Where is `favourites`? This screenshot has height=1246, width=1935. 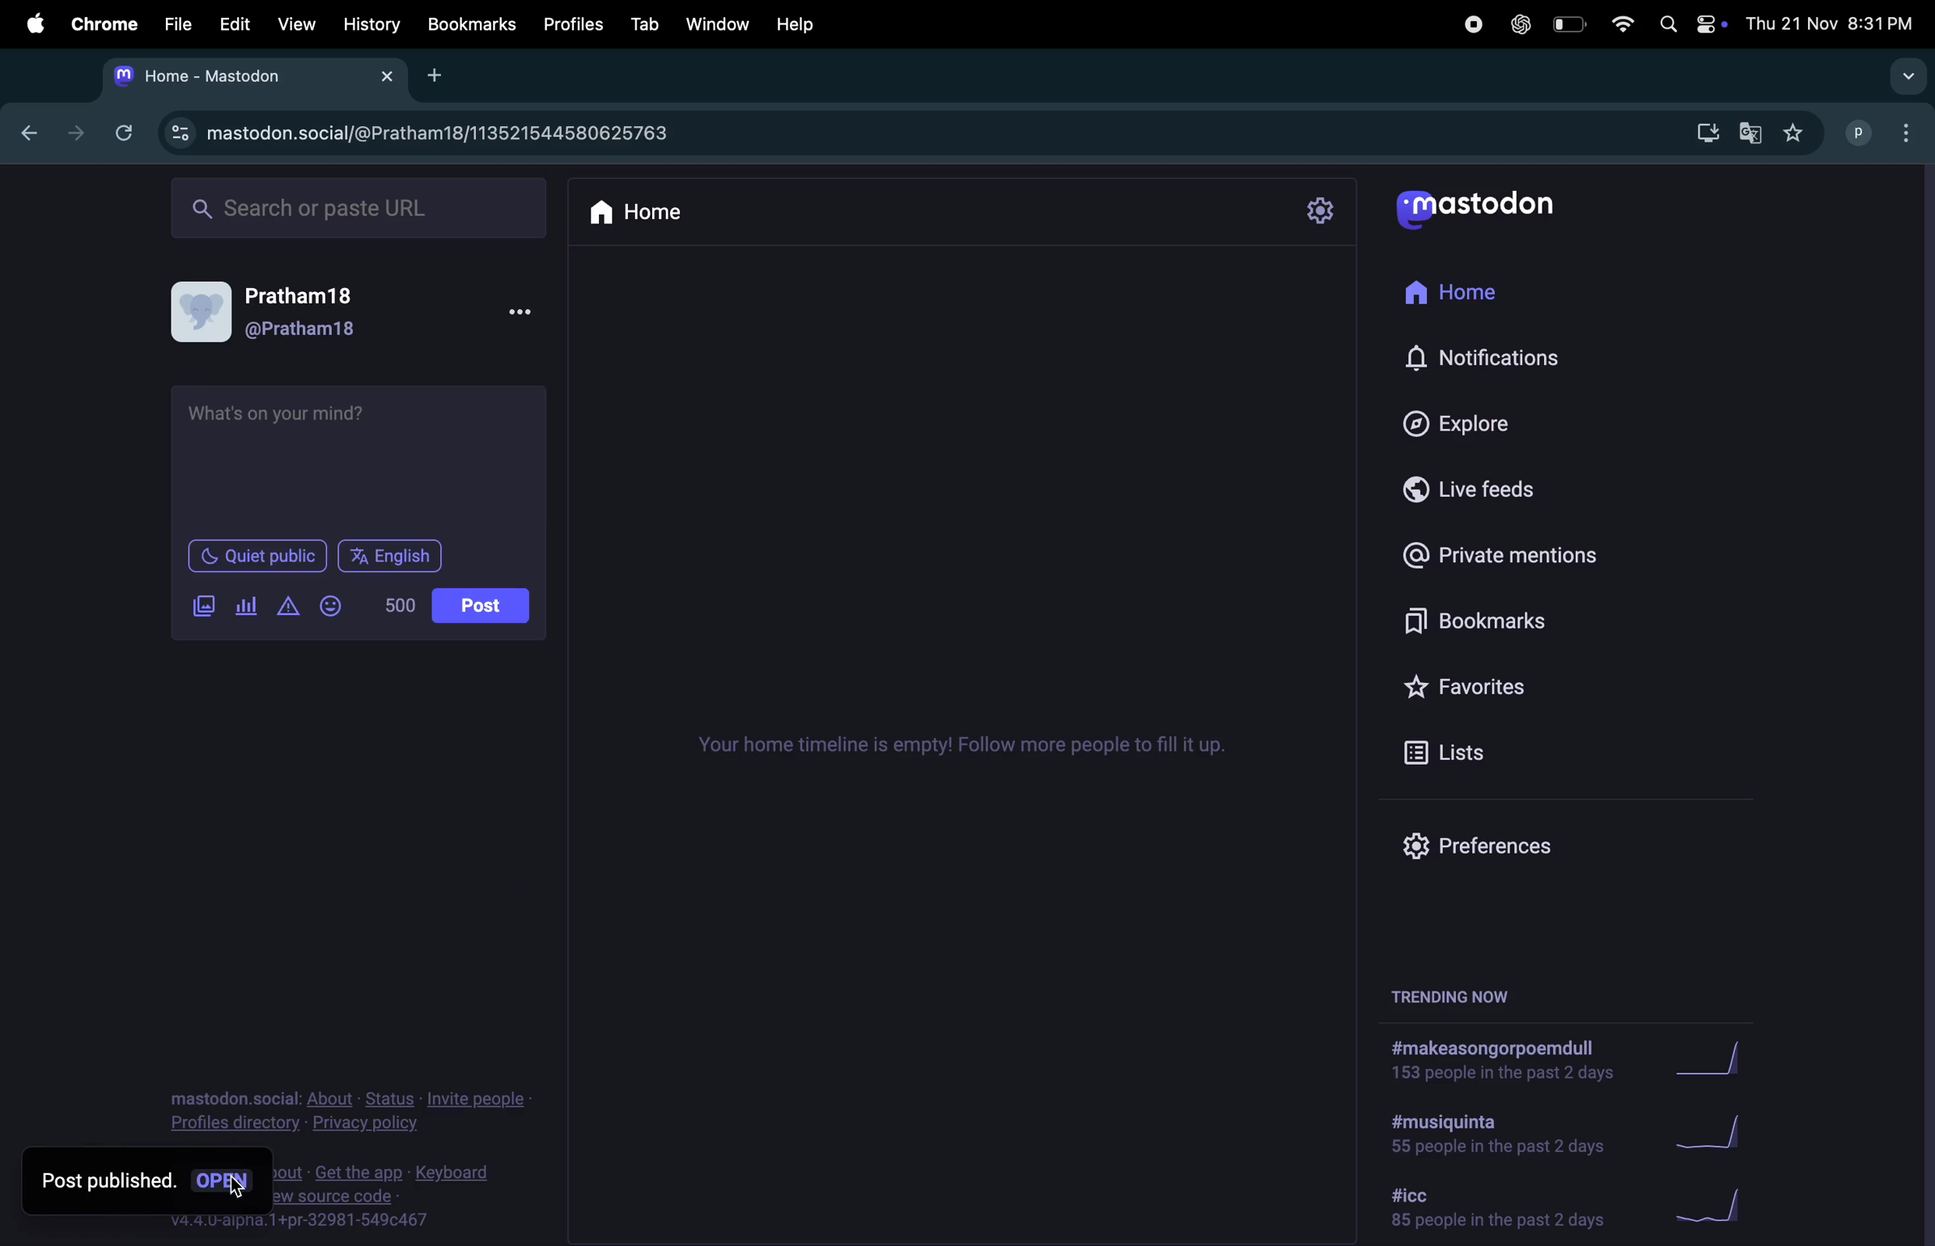
favourites is located at coordinates (1797, 133).